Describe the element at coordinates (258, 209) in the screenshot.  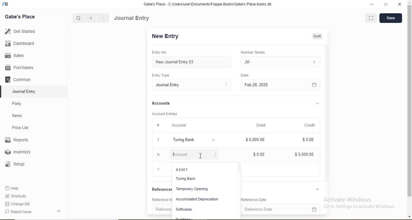
I see `Reference Date` at that location.